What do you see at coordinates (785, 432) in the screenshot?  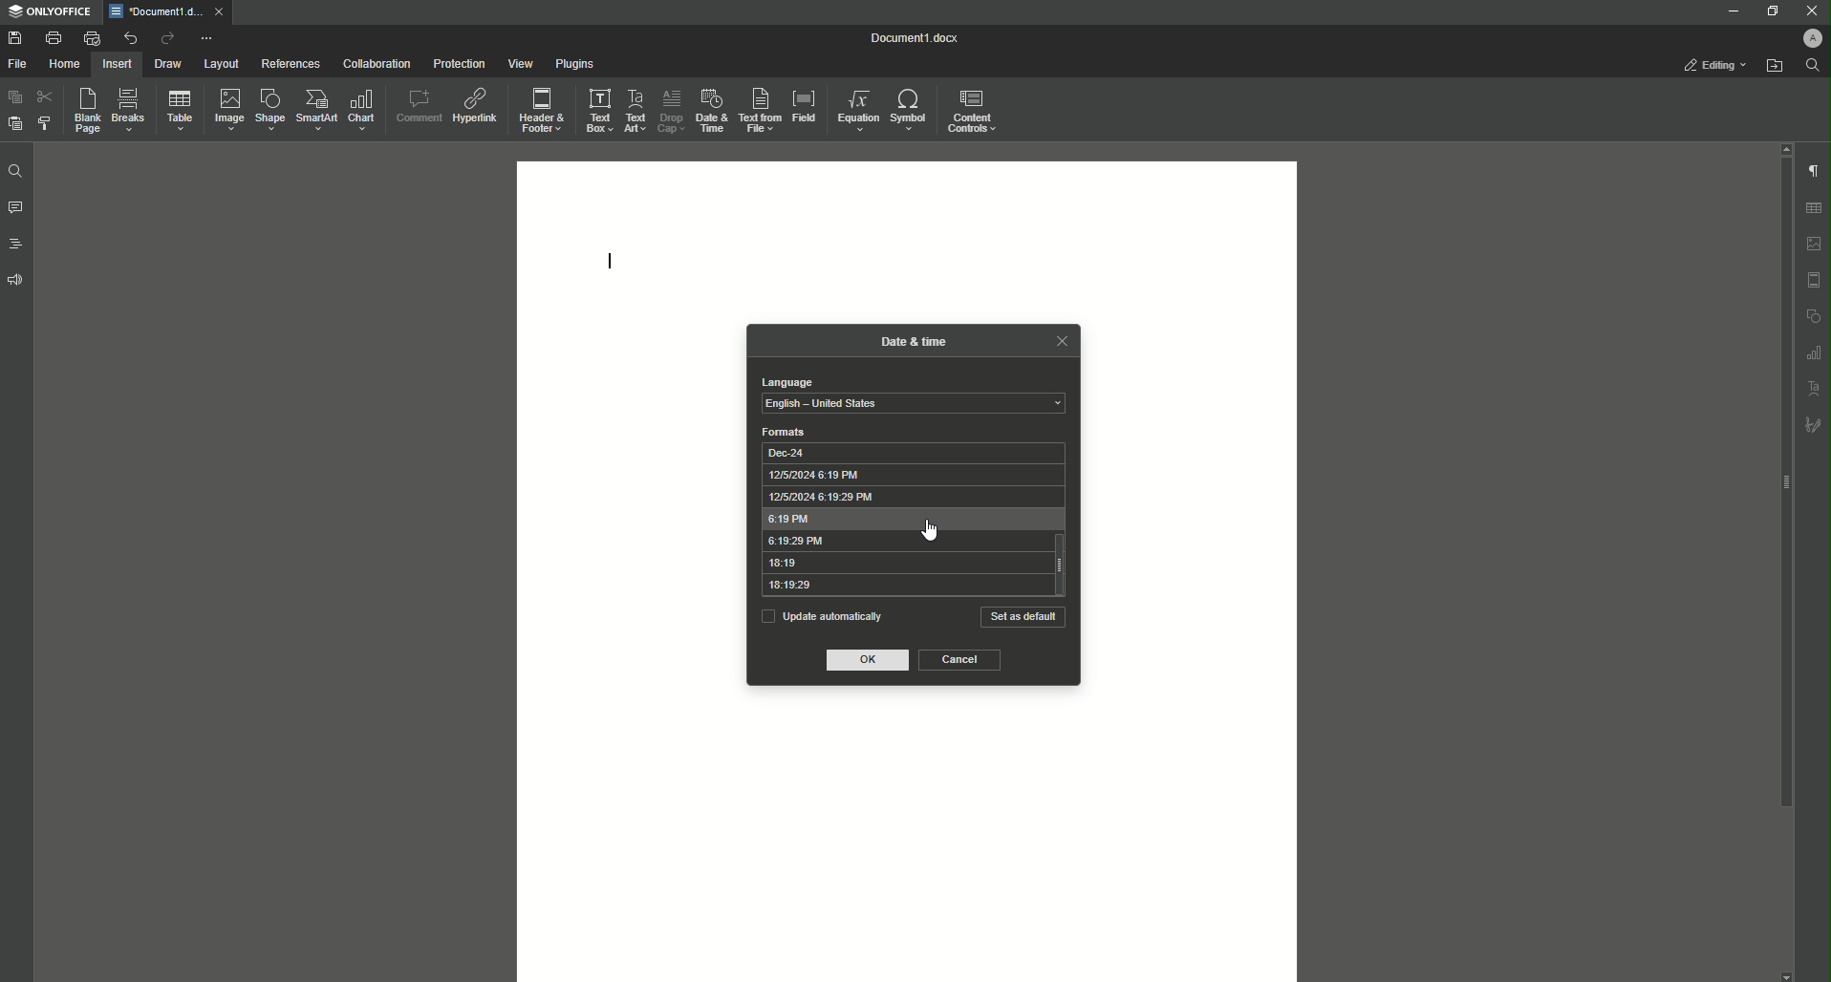 I see `formats` at bounding box center [785, 432].